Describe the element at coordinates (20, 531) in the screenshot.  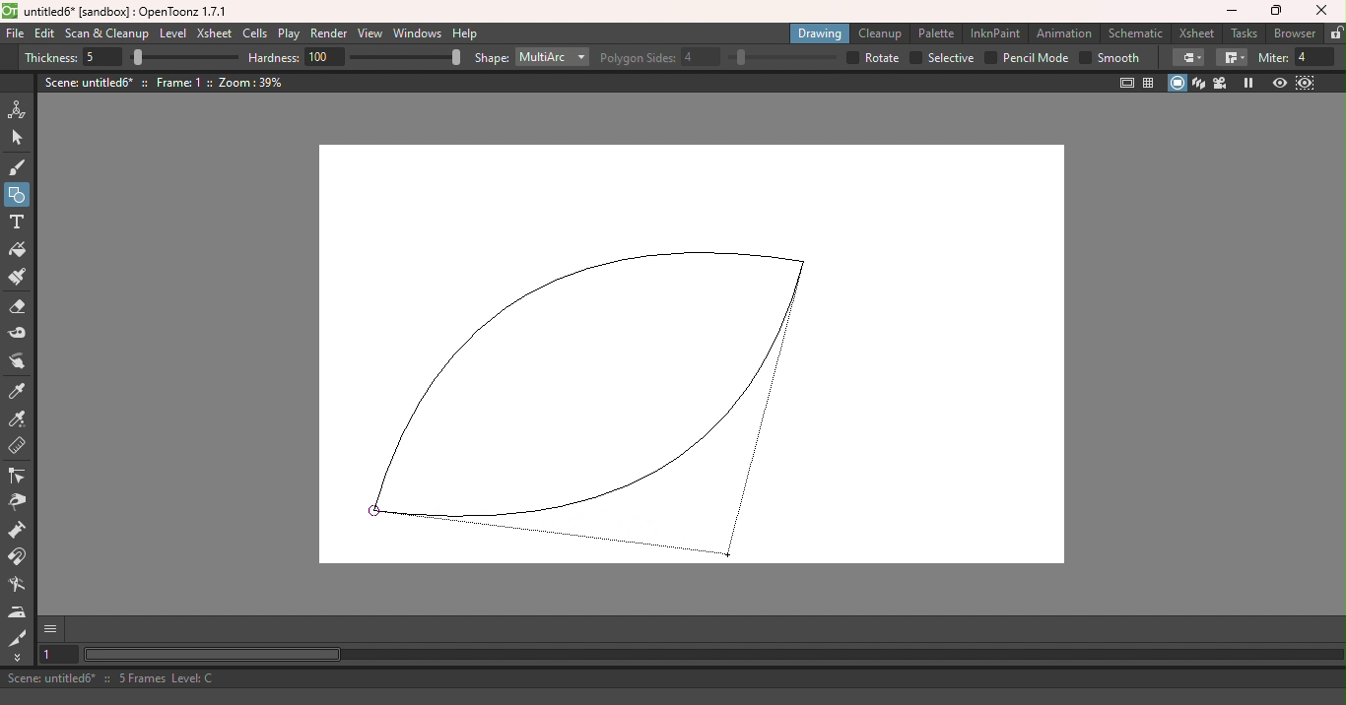
I see `Pump tool` at that location.